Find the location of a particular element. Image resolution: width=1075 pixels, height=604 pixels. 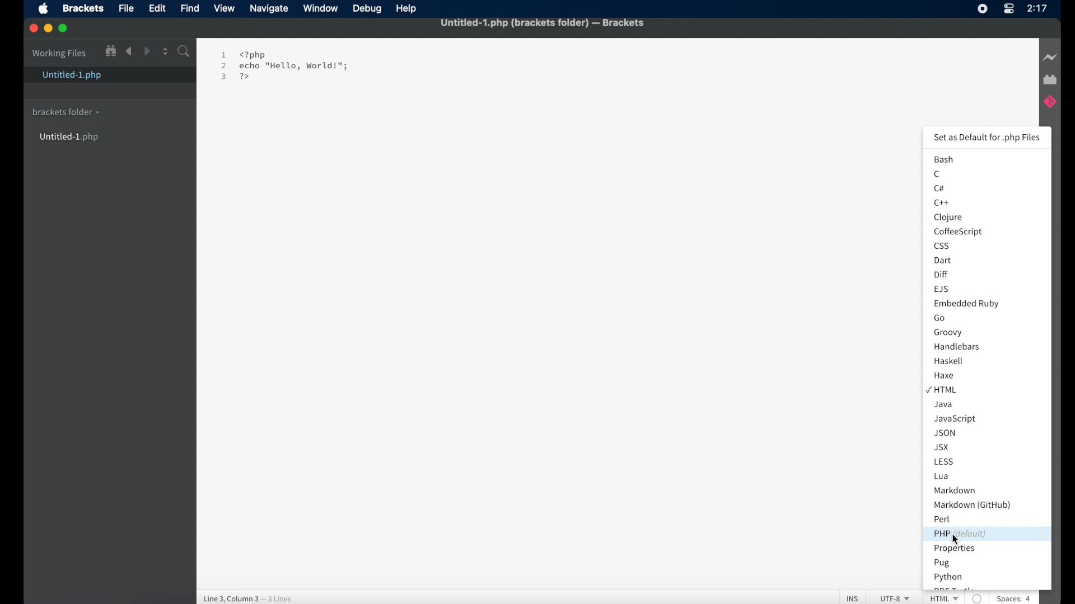

lua is located at coordinates (942, 477).